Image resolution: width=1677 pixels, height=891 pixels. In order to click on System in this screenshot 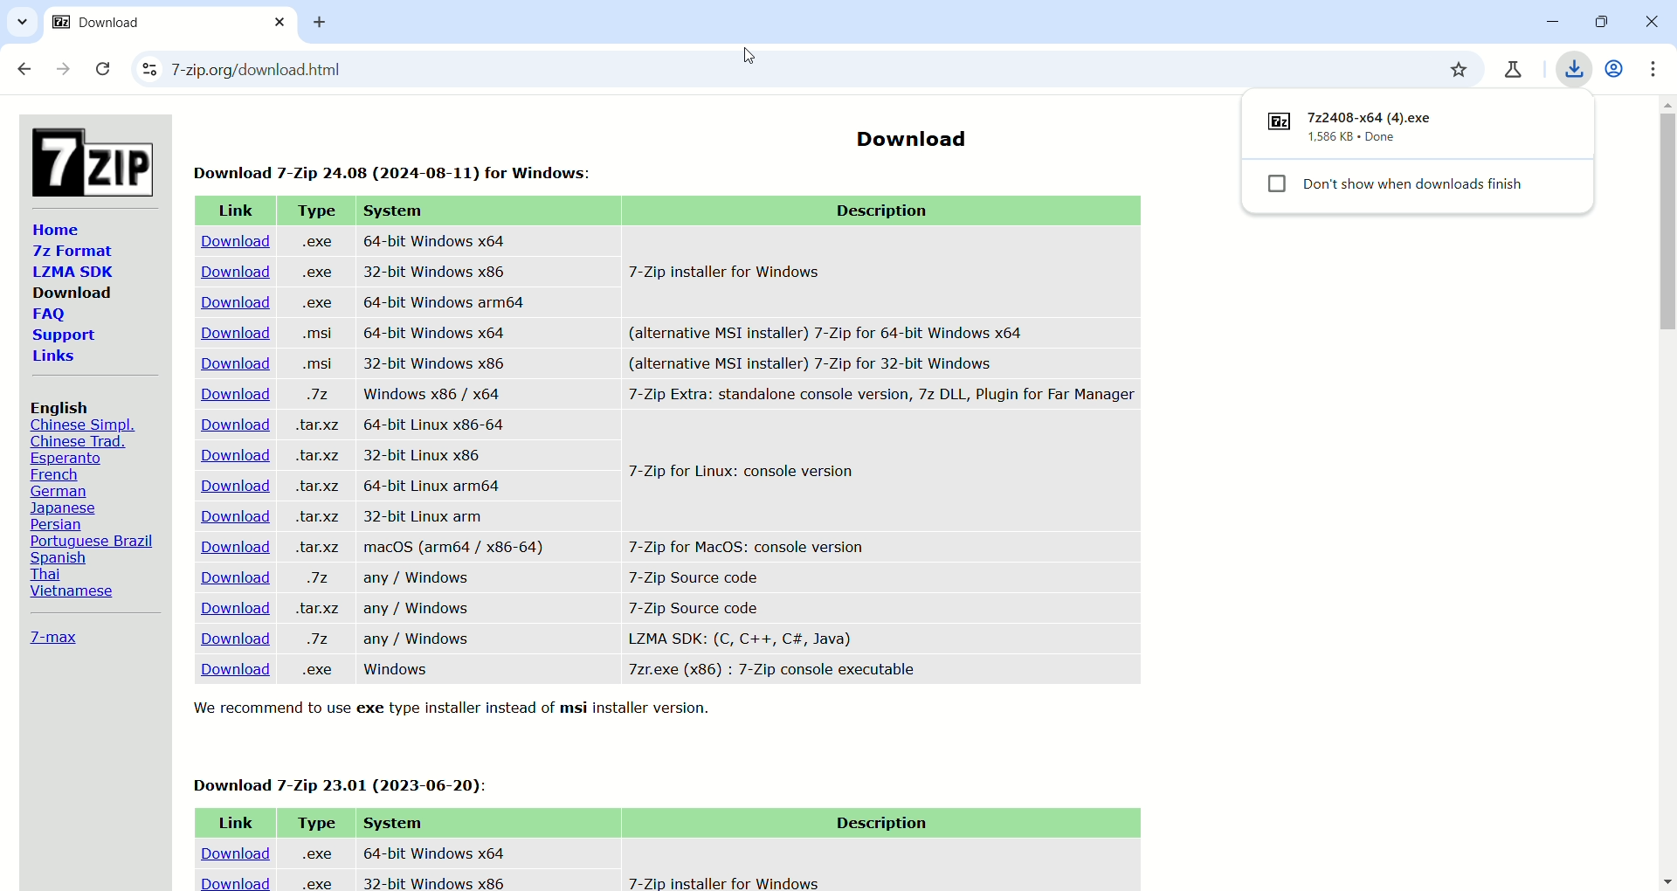, I will do `click(397, 211)`.